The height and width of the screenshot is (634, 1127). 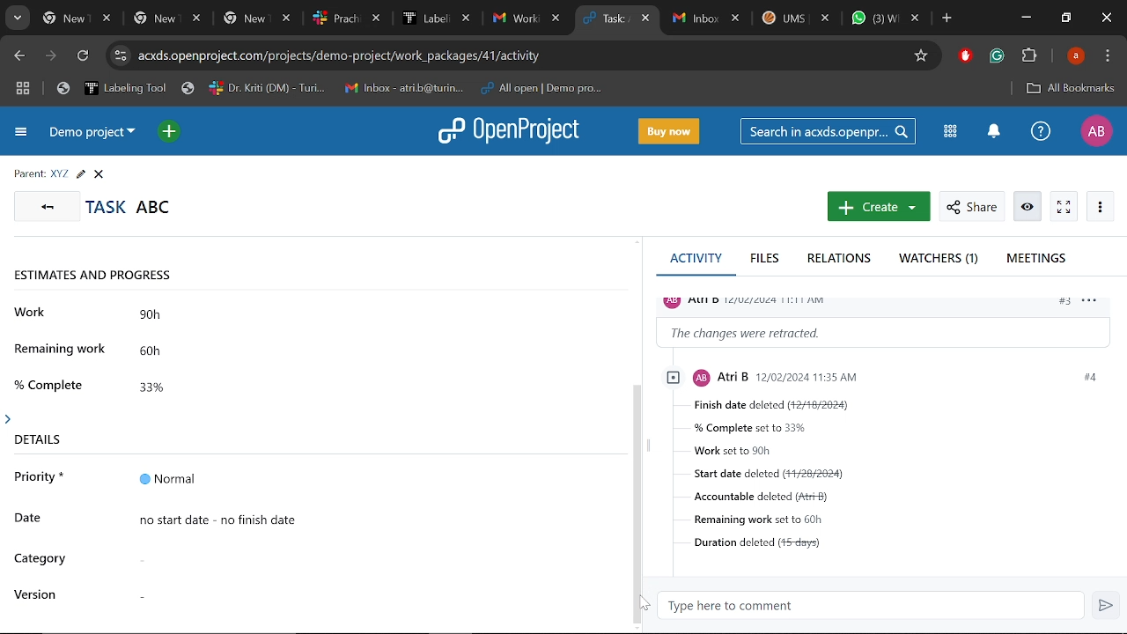 What do you see at coordinates (993, 132) in the screenshot?
I see `Notifications` at bounding box center [993, 132].